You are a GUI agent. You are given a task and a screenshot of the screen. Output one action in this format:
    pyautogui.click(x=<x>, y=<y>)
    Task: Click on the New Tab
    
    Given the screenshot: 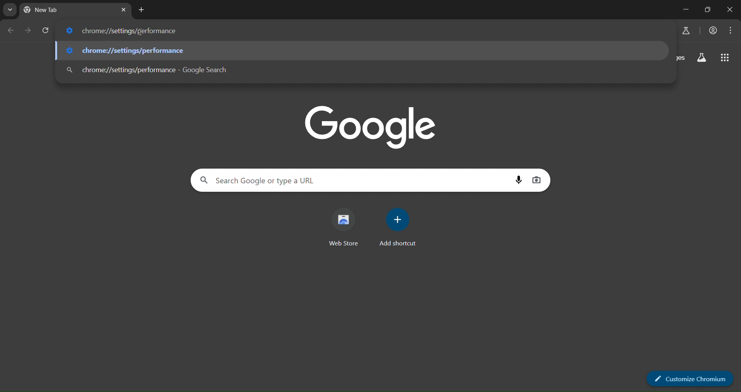 What is the action you would take?
    pyautogui.click(x=52, y=10)
    